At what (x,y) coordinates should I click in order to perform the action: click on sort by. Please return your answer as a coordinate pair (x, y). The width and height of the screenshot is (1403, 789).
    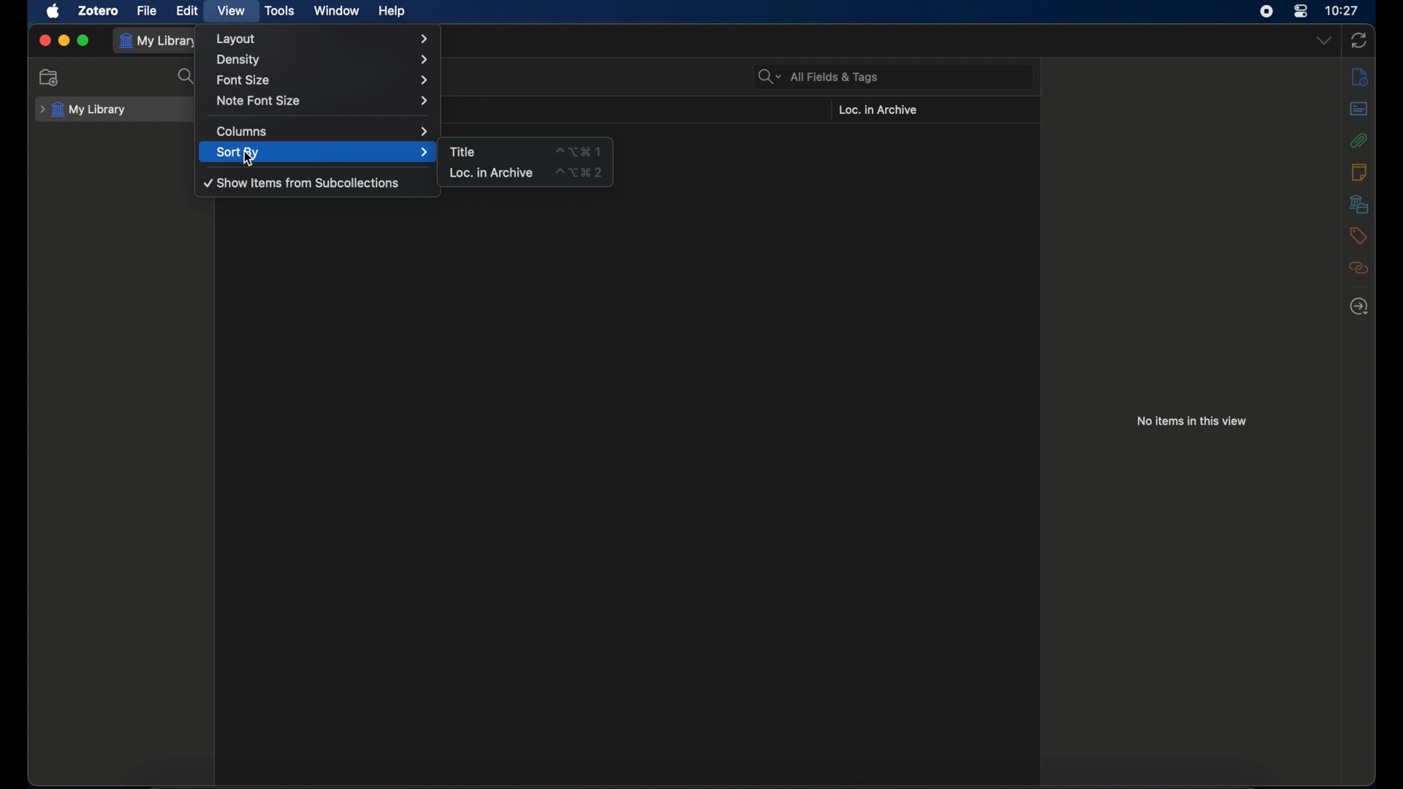
    Looking at the image, I should click on (323, 152).